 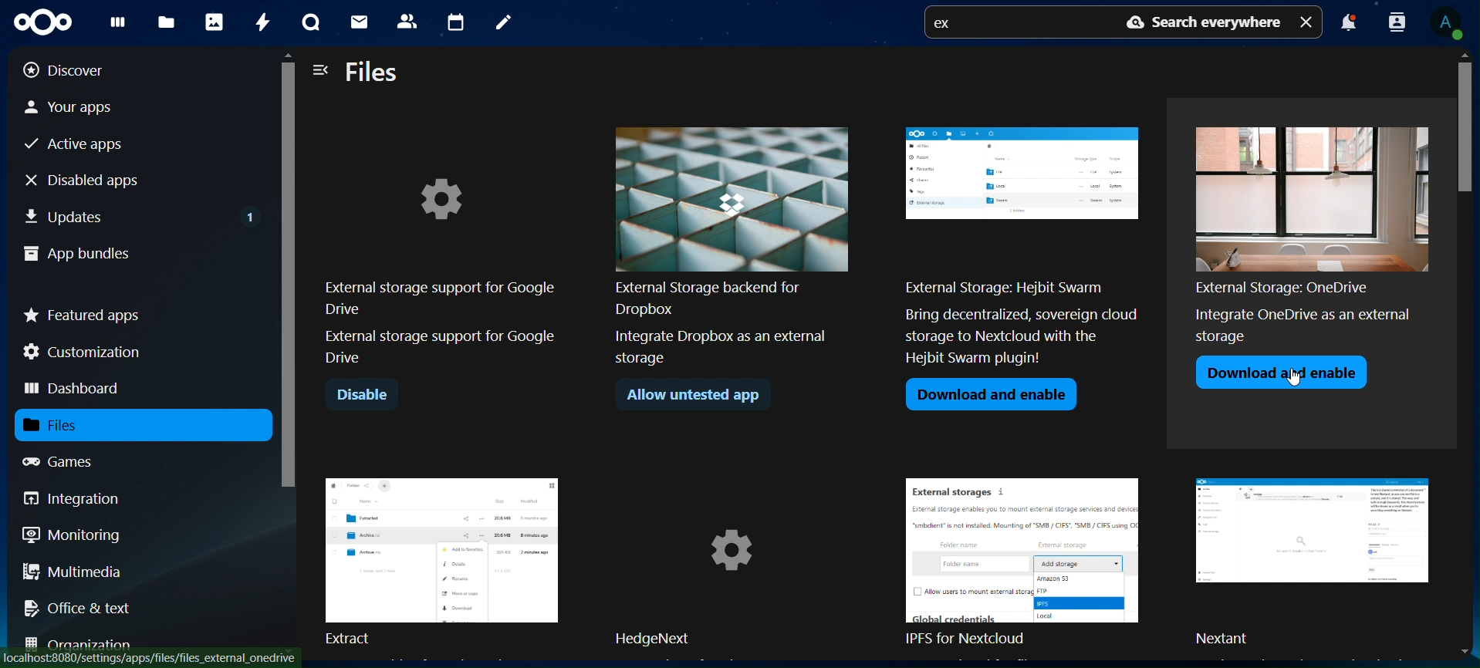 What do you see at coordinates (213, 21) in the screenshot?
I see `photos` at bounding box center [213, 21].